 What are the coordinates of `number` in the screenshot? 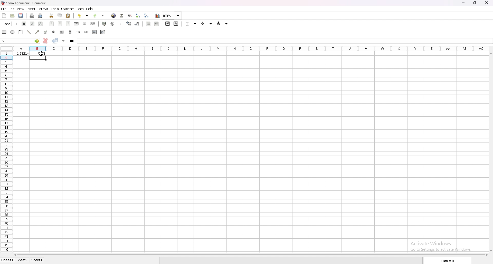 It's located at (22, 53).